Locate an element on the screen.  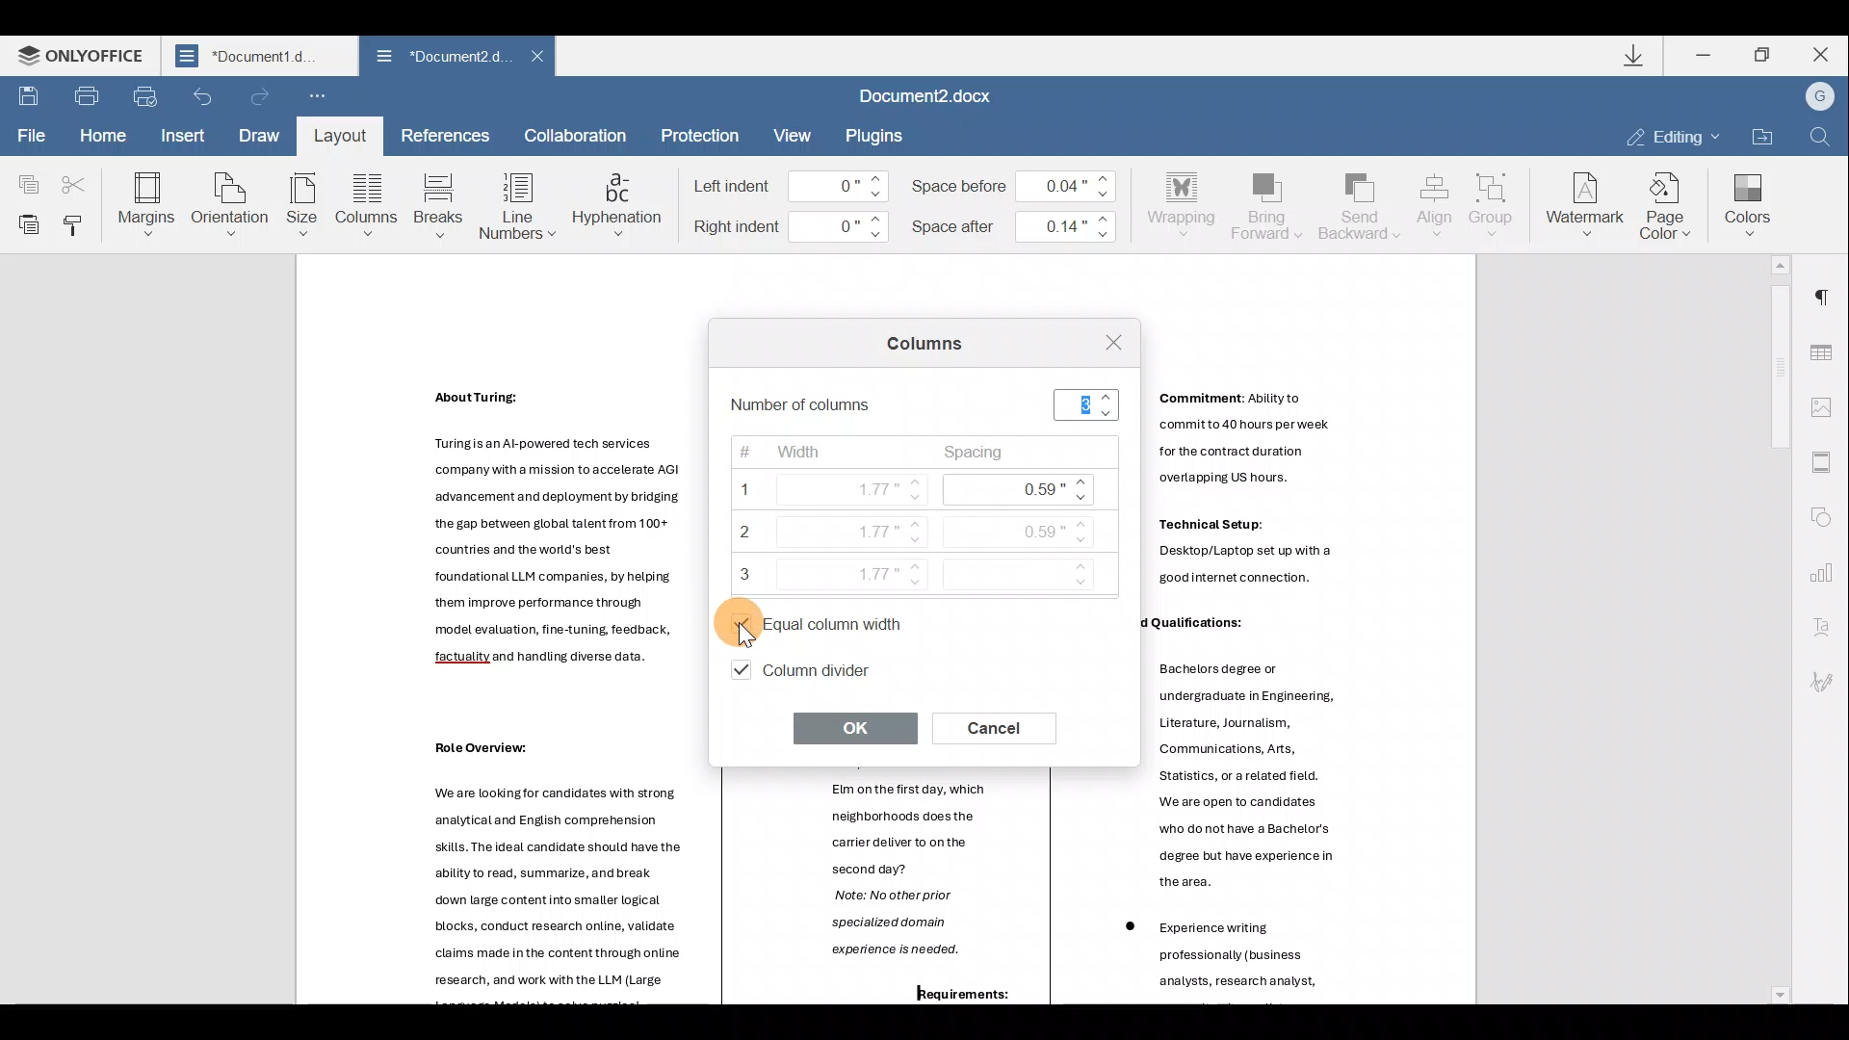
 is located at coordinates (1200, 628).